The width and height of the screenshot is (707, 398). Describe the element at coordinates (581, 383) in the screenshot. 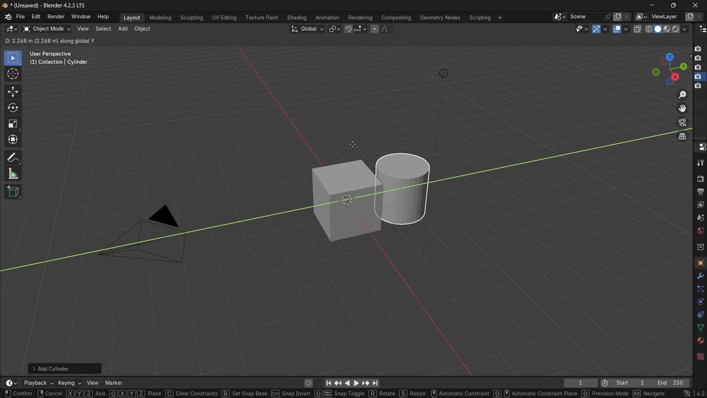

I see `current frame` at that location.